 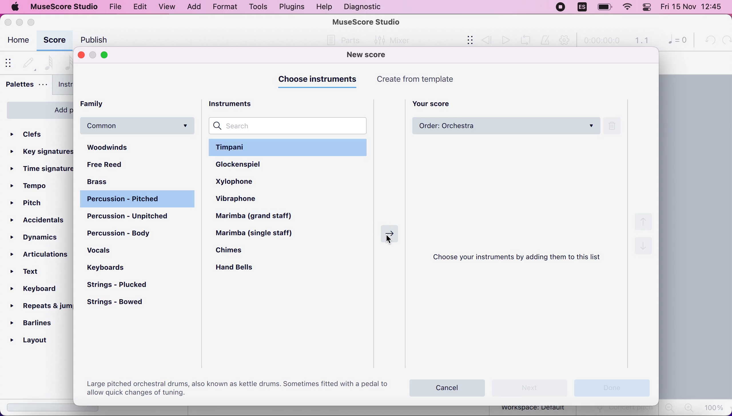 What do you see at coordinates (42, 169) in the screenshot?
I see `ime signatures` at bounding box center [42, 169].